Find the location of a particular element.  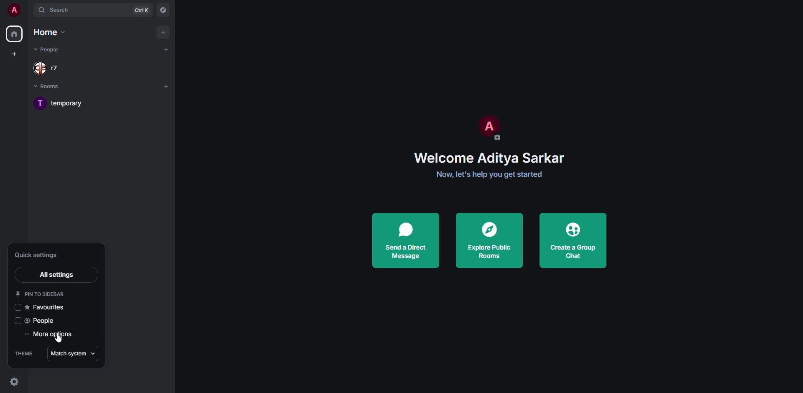

room is located at coordinates (72, 102).